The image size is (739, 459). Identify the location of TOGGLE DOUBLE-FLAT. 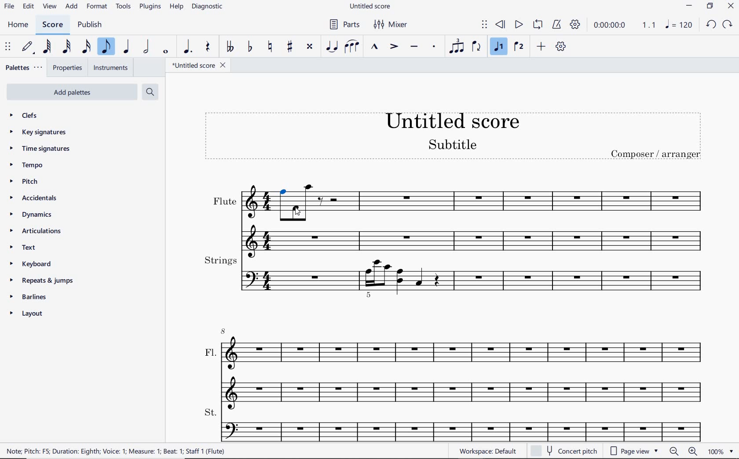
(230, 47).